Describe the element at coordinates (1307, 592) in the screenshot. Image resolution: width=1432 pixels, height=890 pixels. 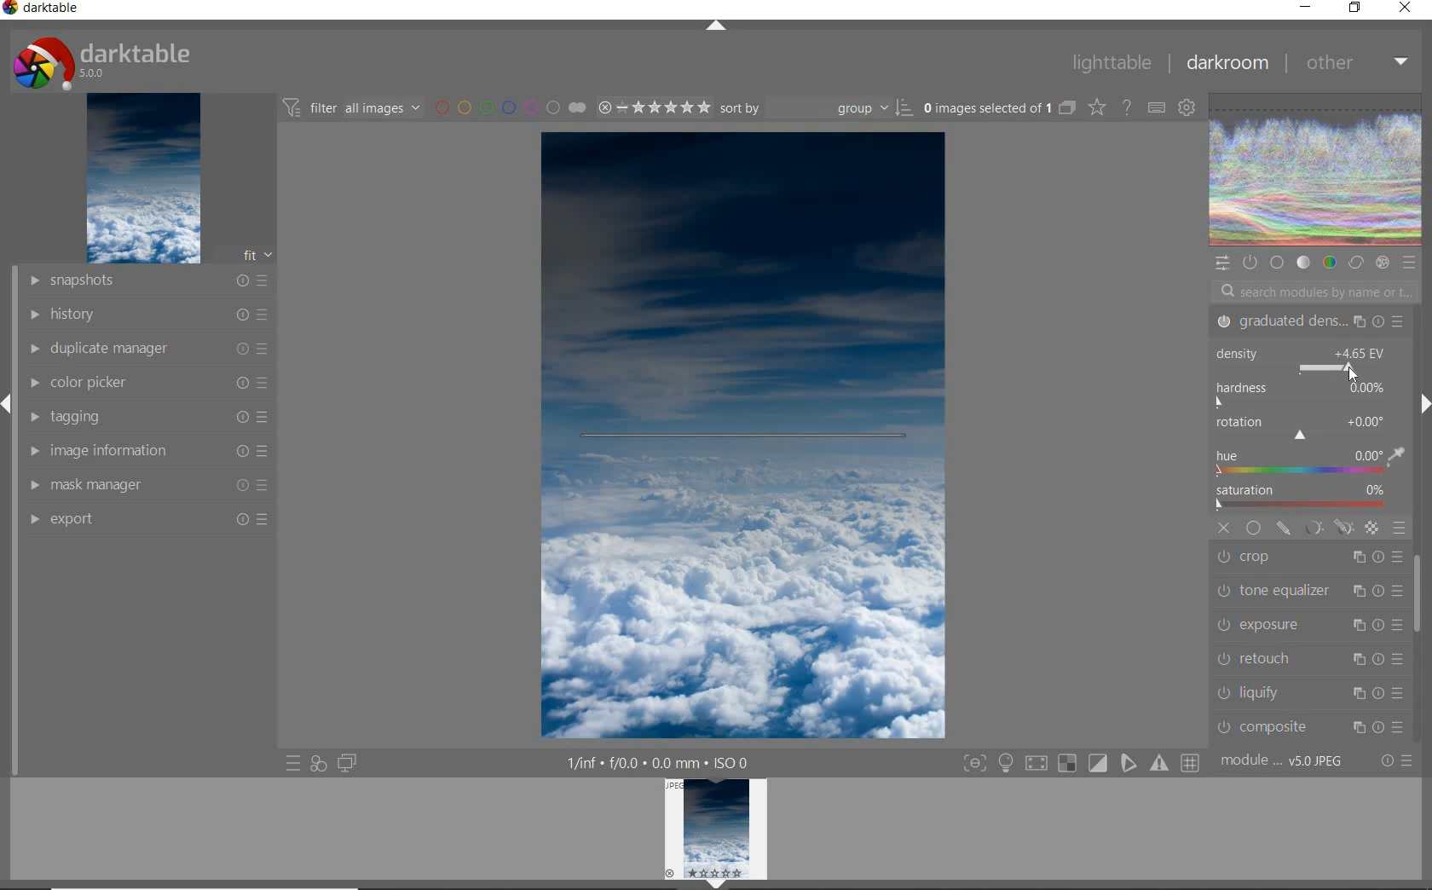
I see `tone equalizer` at that location.